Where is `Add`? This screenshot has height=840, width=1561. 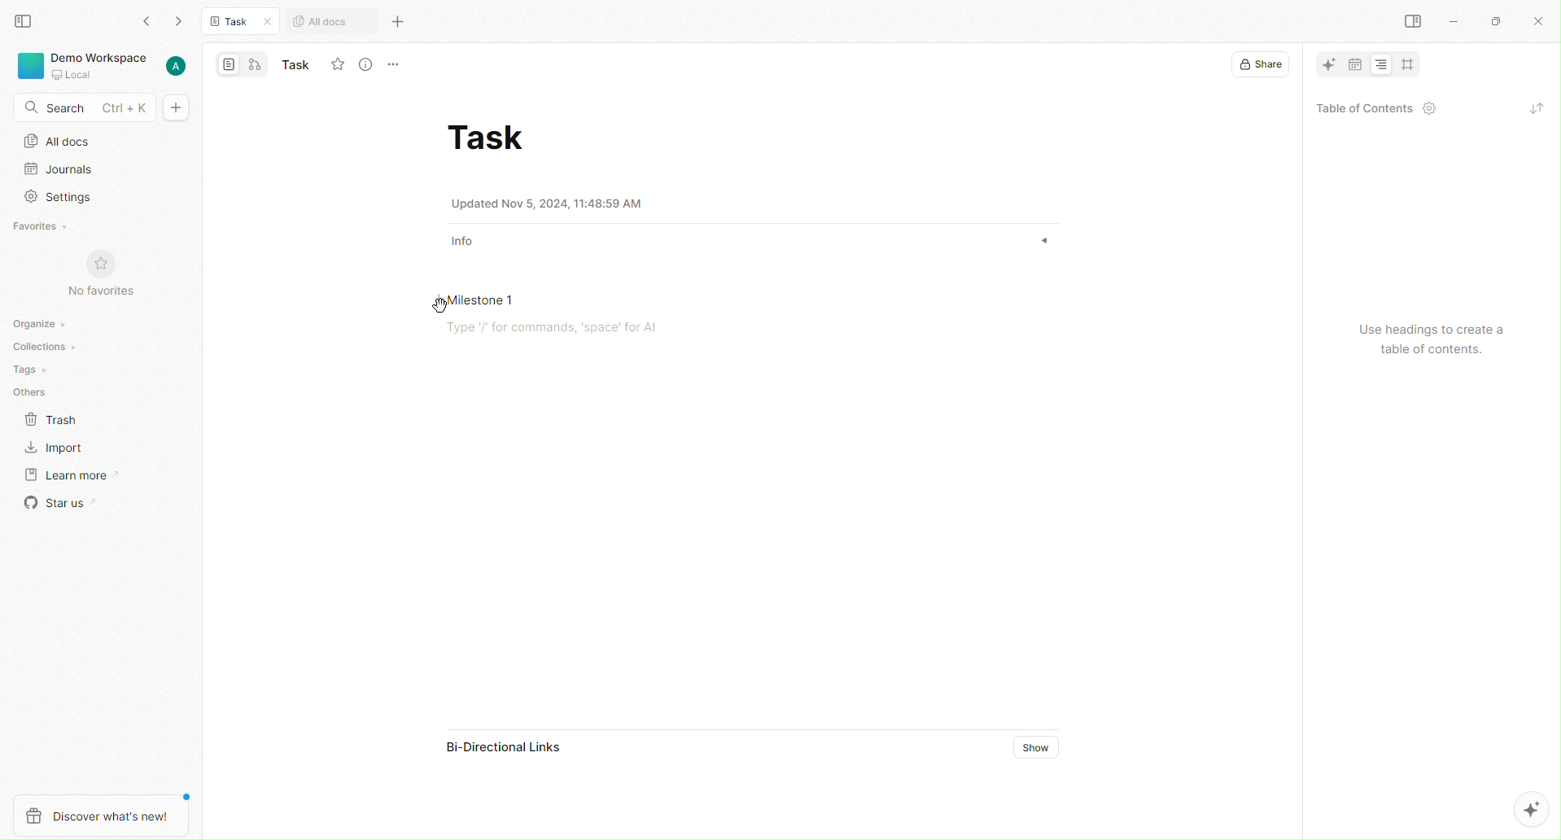
Add is located at coordinates (177, 109).